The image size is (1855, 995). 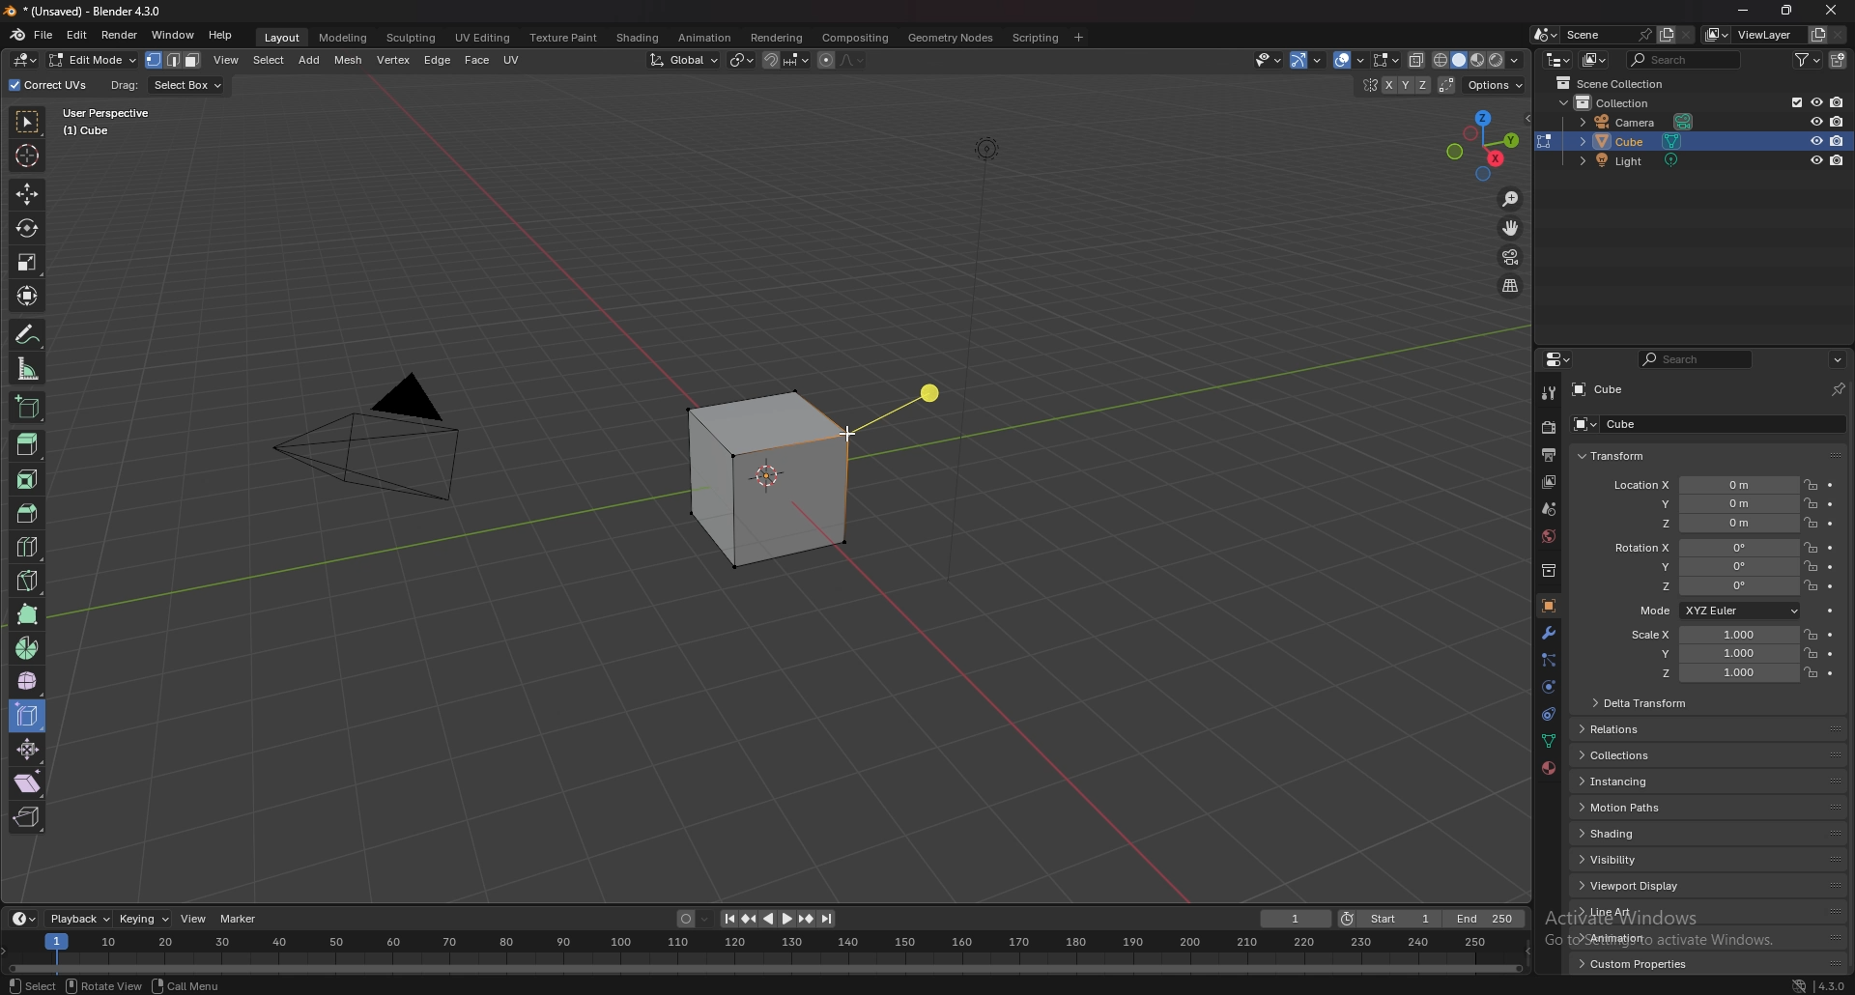 What do you see at coordinates (349, 62) in the screenshot?
I see `mesh` at bounding box center [349, 62].